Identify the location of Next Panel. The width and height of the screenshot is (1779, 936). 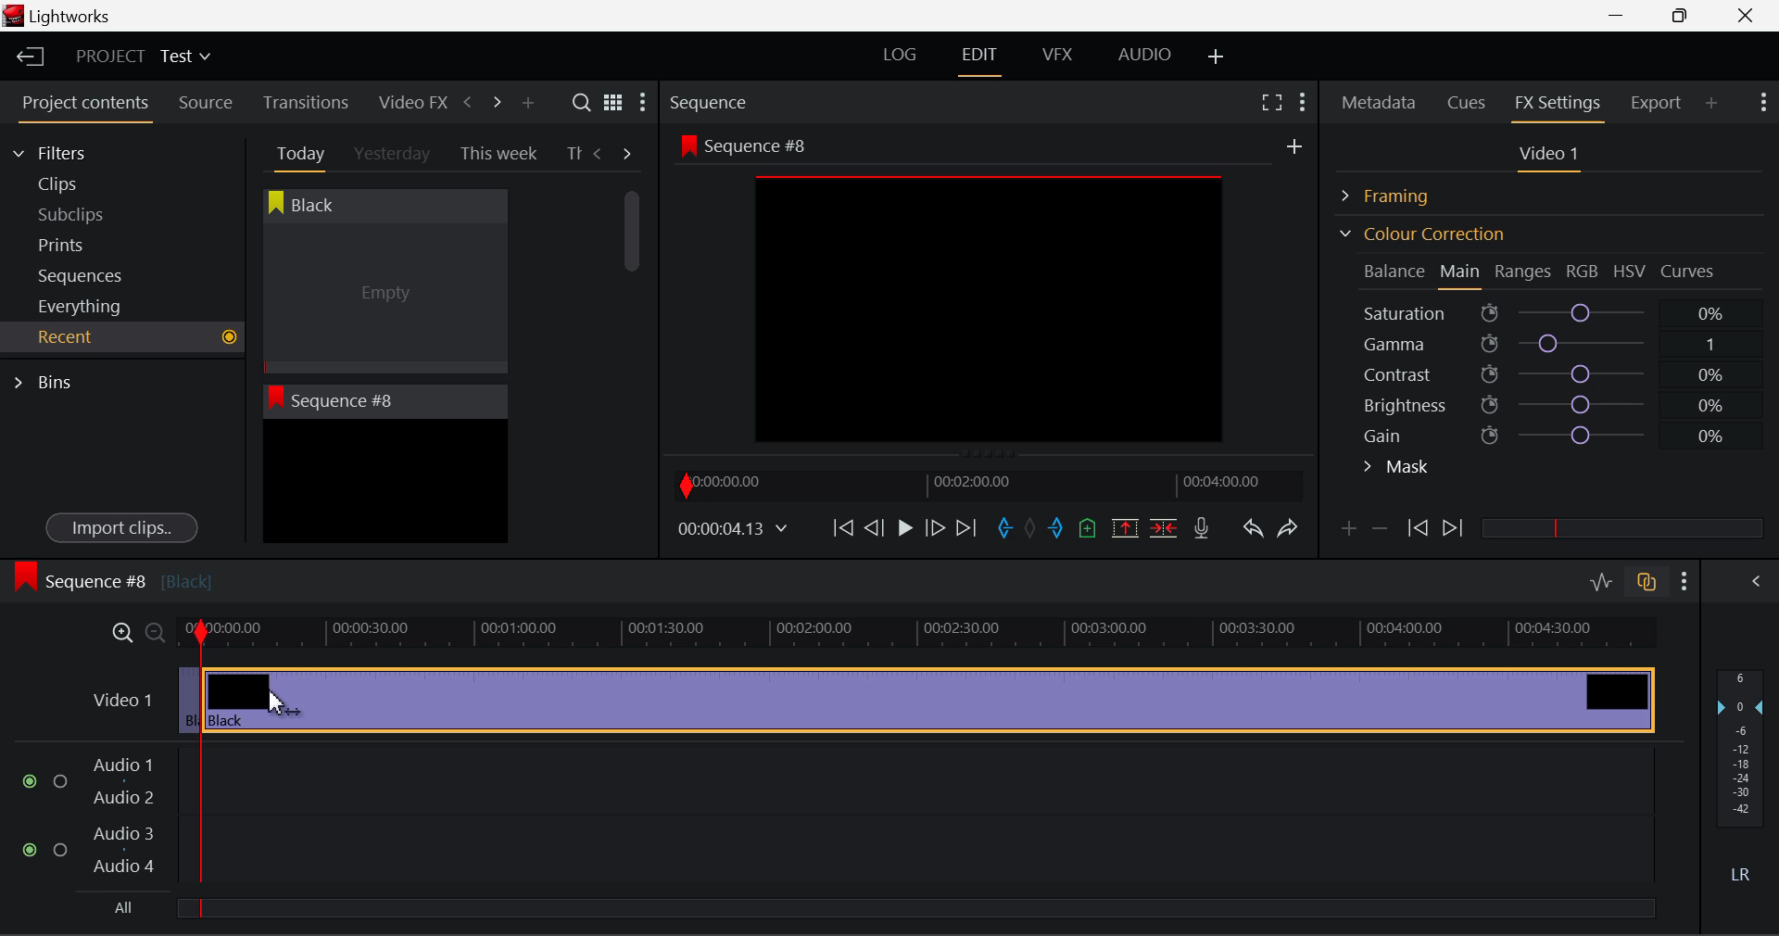
(494, 101).